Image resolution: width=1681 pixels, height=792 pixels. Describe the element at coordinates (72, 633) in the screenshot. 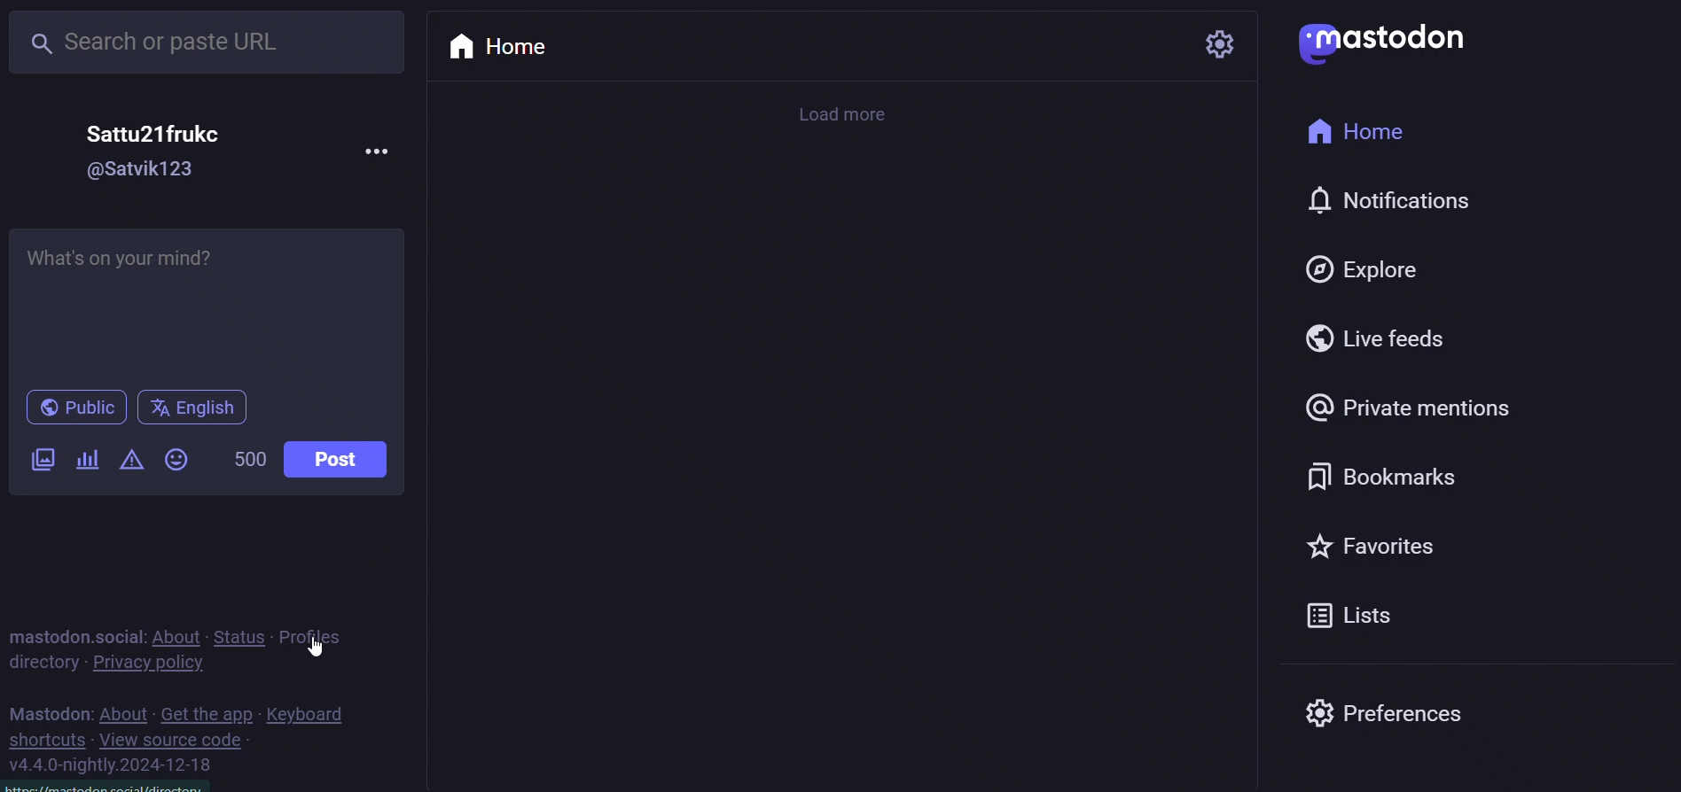

I see `mastodon social` at that location.